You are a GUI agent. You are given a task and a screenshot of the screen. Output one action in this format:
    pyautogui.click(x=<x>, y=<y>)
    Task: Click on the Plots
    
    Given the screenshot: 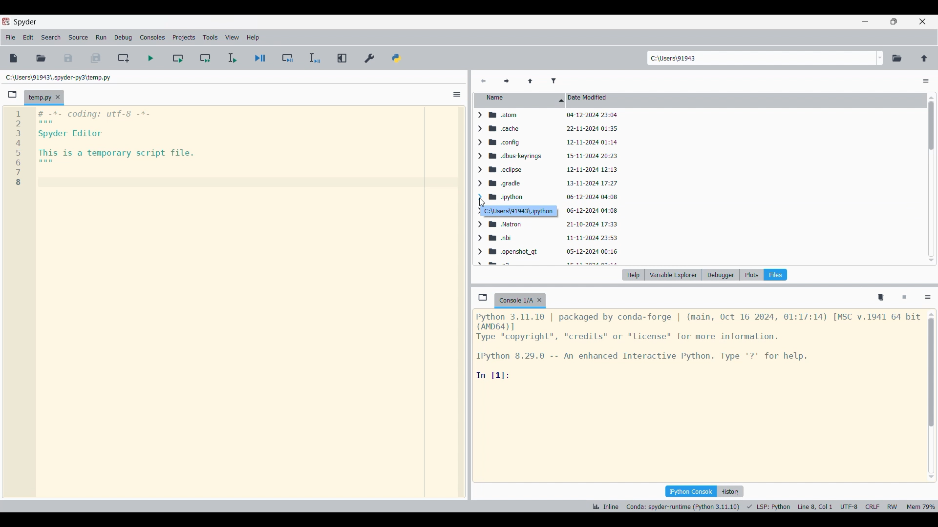 What is the action you would take?
    pyautogui.click(x=751, y=275)
    